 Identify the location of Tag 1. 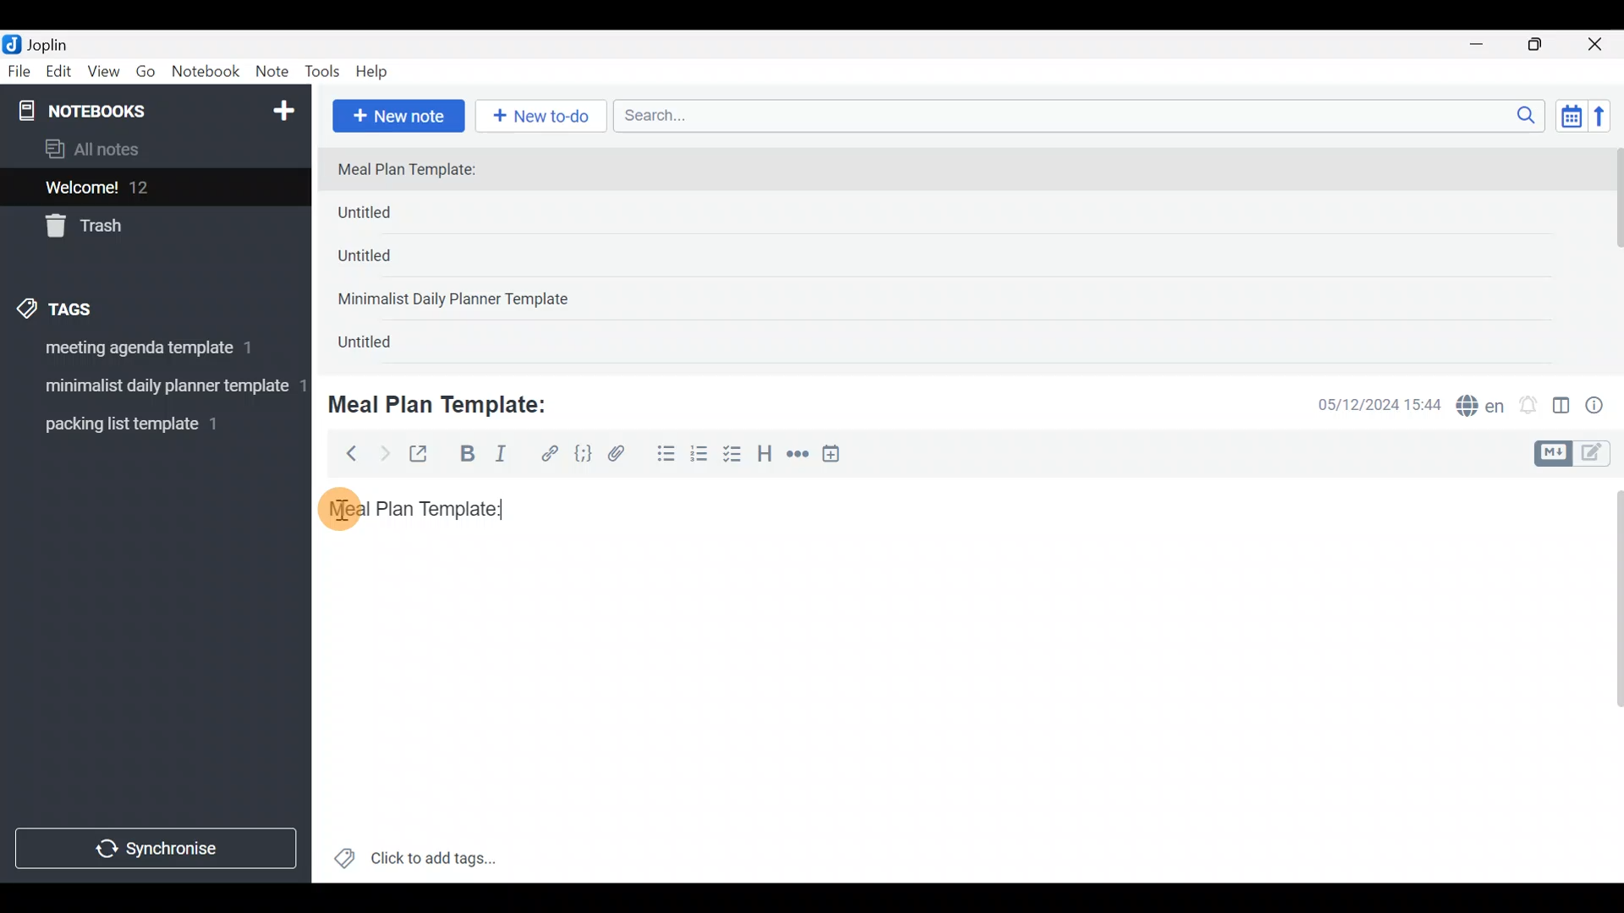
(151, 353).